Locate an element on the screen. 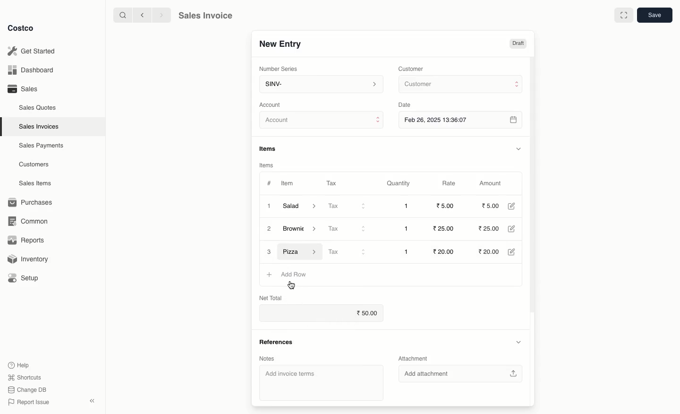 This screenshot has width=680, height=414. Tax is located at coordinates (331, 181).